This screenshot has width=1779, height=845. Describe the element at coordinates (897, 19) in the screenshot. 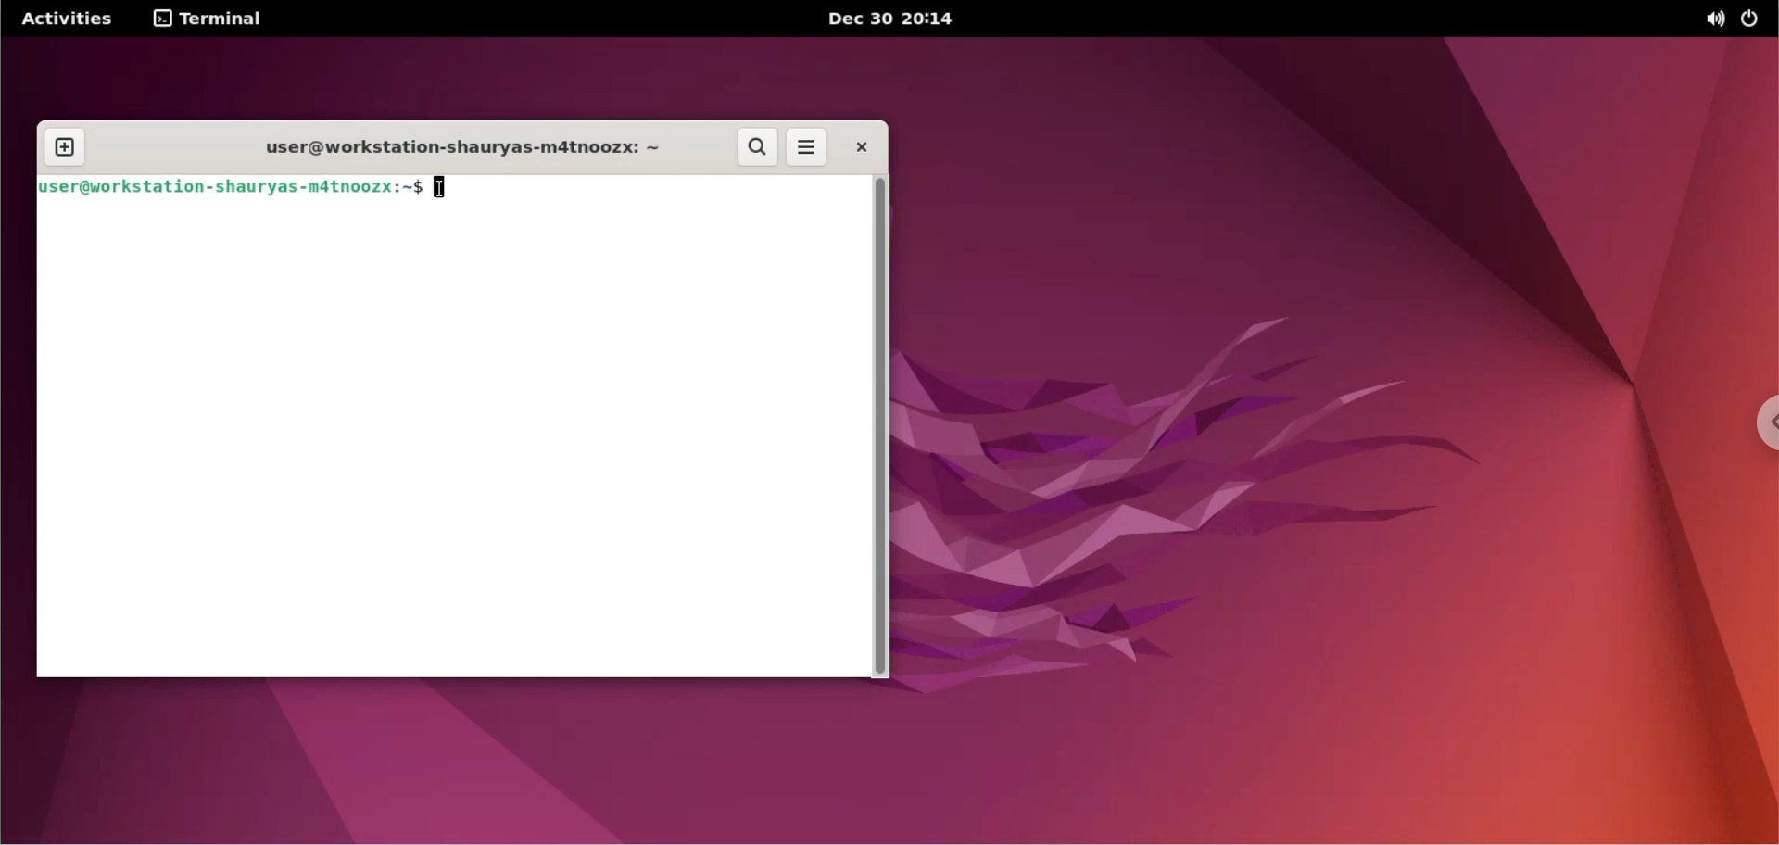

I see `dec 30 2014` at that location.